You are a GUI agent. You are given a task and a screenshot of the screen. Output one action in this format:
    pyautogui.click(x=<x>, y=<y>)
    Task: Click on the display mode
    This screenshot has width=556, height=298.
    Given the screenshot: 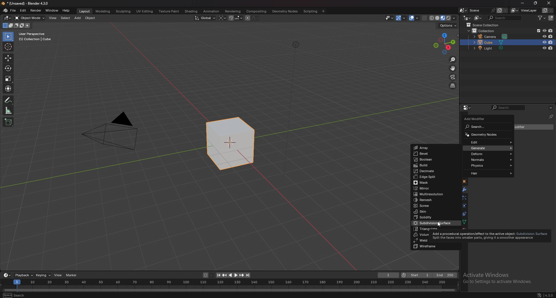 What is the action you would take?
    pyautogui.click(x=478, y=18)
    